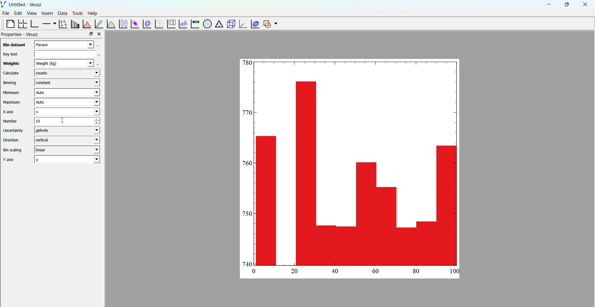 This screenshot has width=595, height=307. Describe the element at coordinates (147, 24) in the screenshot. I see `plot 2d datasets as contour` at that location.